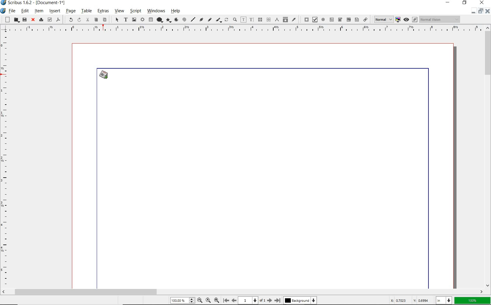  What do you see at coordinates (241, 30) in the screenshot?
I see `Horizontal Margin` at bounding box center [241, 30].